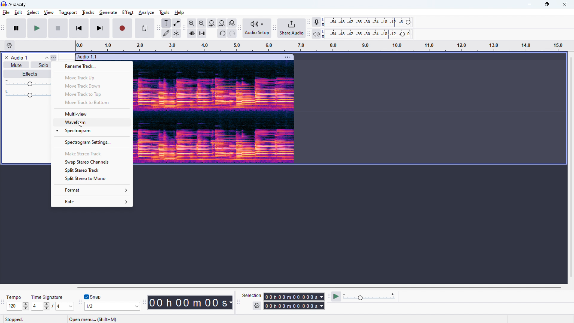 The height and width of the screenshot is (323, 574). What do you see at coordinates (91, 190) in the screenshot?
I see `format` at bounding box center [91, 190].